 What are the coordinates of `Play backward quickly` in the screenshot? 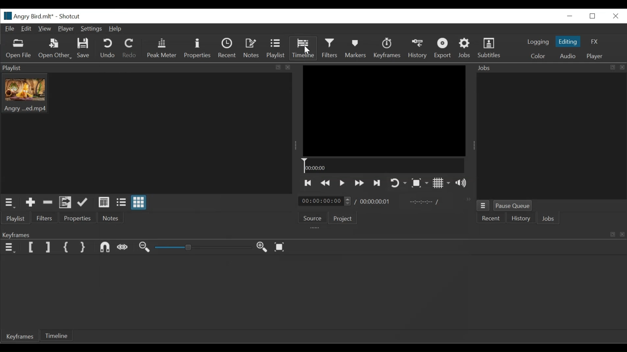 It's located at (326, 183).